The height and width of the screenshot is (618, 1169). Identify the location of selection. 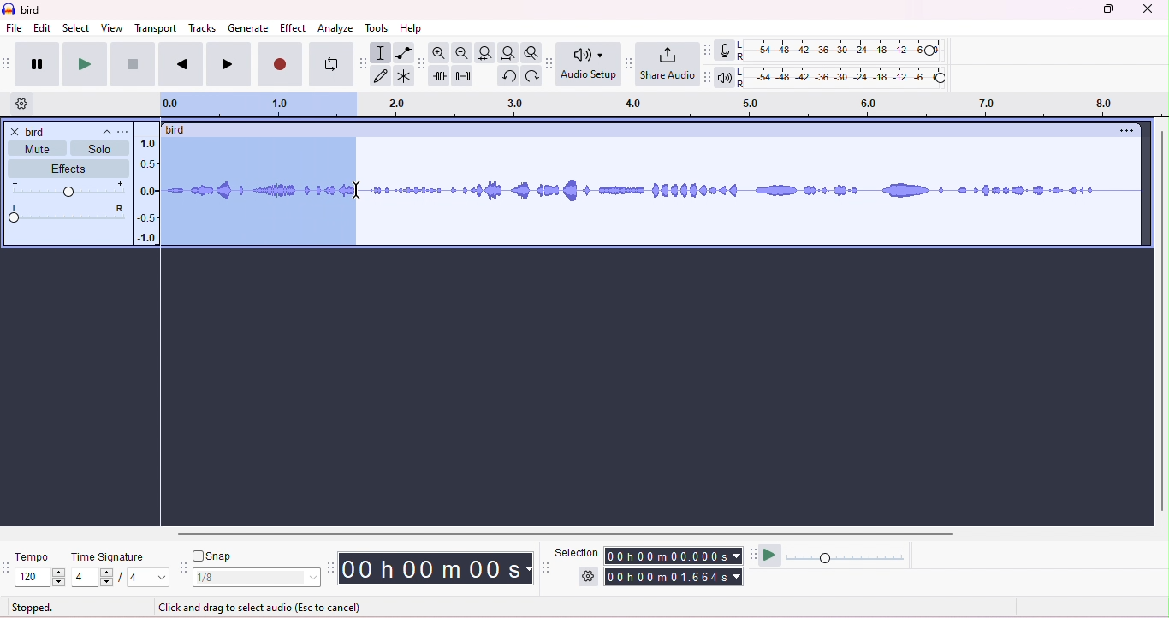
(382, 53).